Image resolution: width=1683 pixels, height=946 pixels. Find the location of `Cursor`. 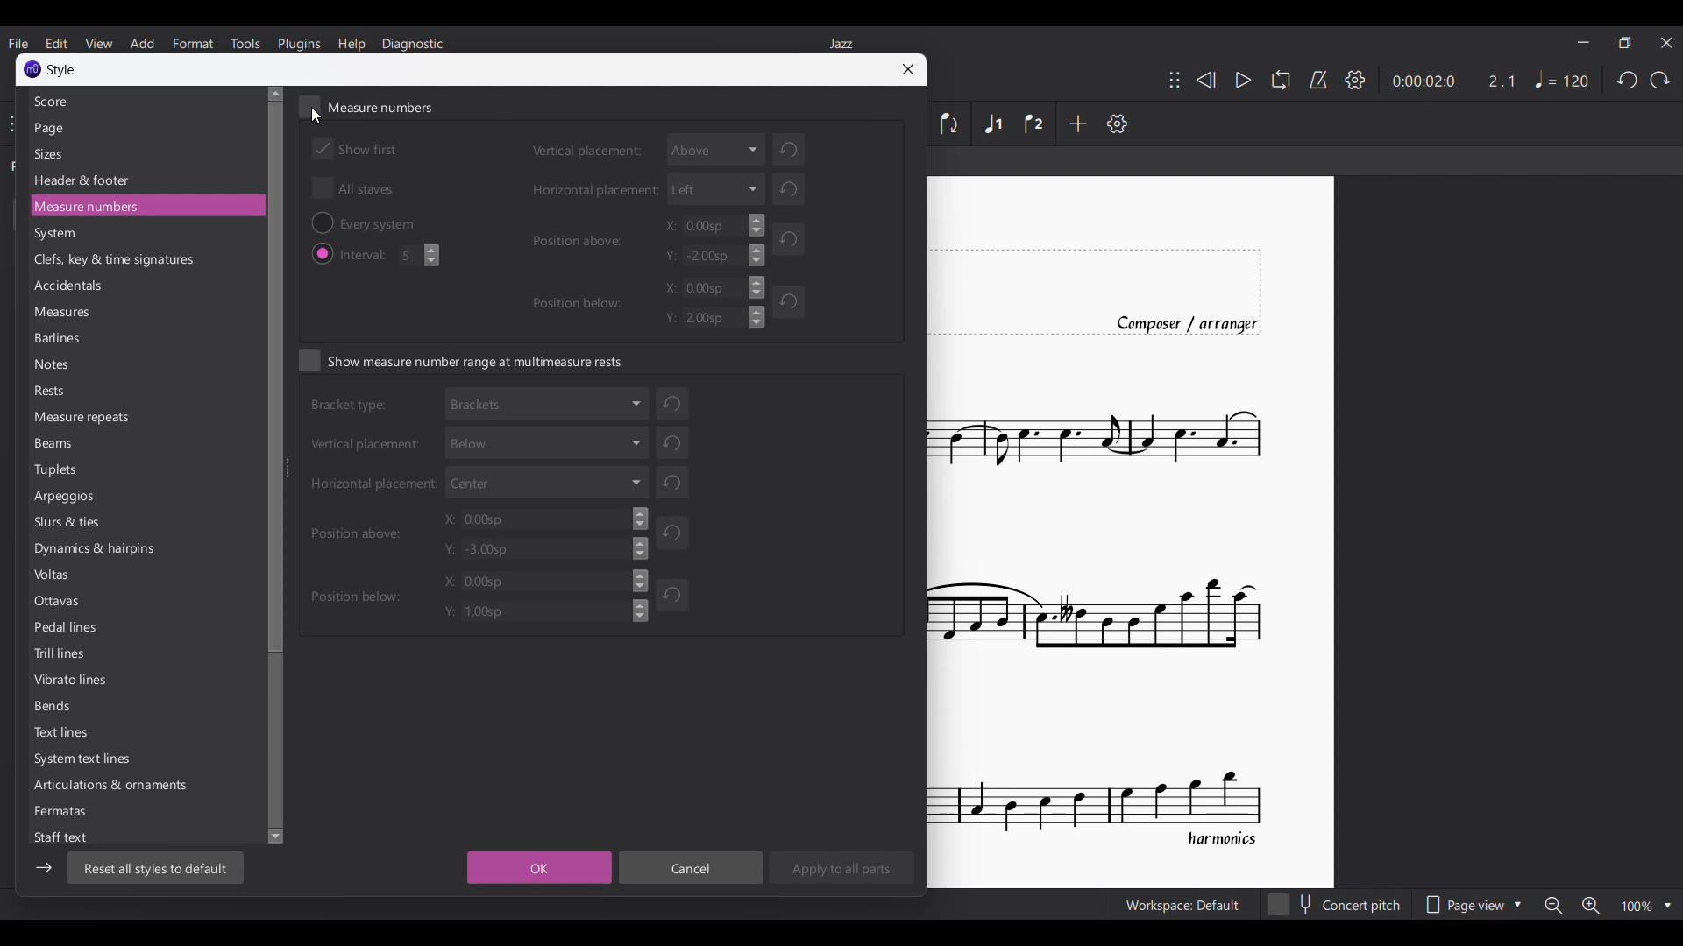

Cursor is located at coordinates (316, 113).